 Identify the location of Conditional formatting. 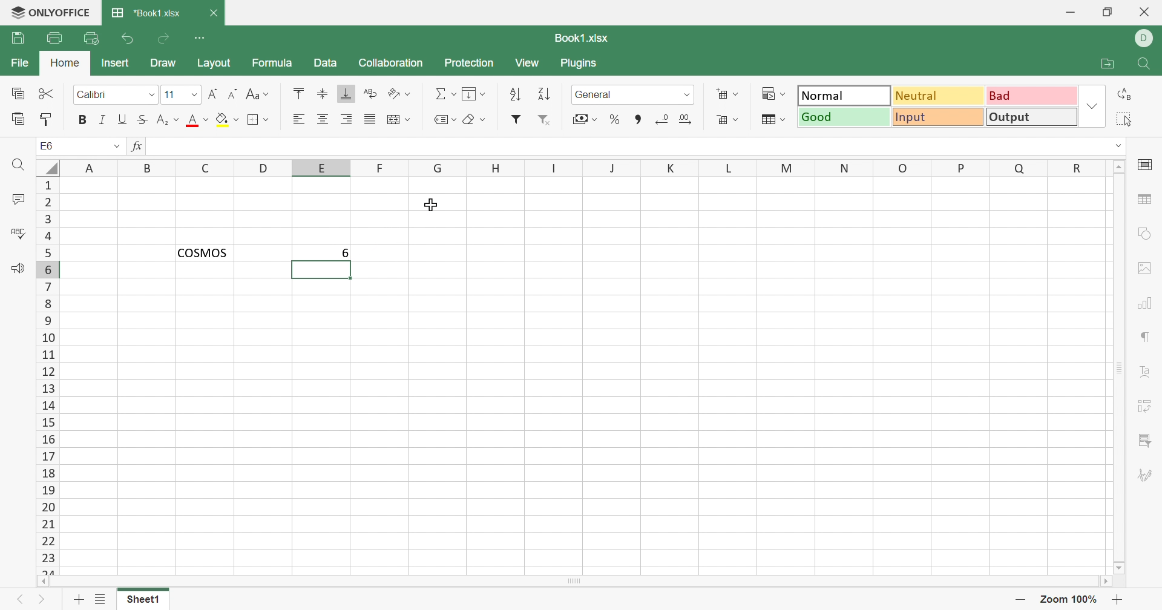
(772, 93).